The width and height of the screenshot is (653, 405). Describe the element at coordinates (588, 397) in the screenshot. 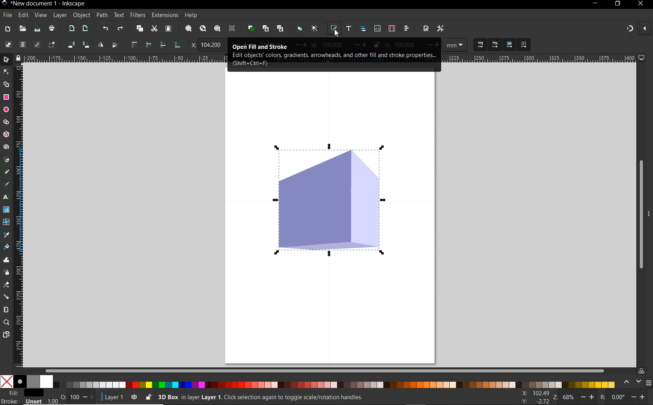

I see `increase/decrease` at that location.